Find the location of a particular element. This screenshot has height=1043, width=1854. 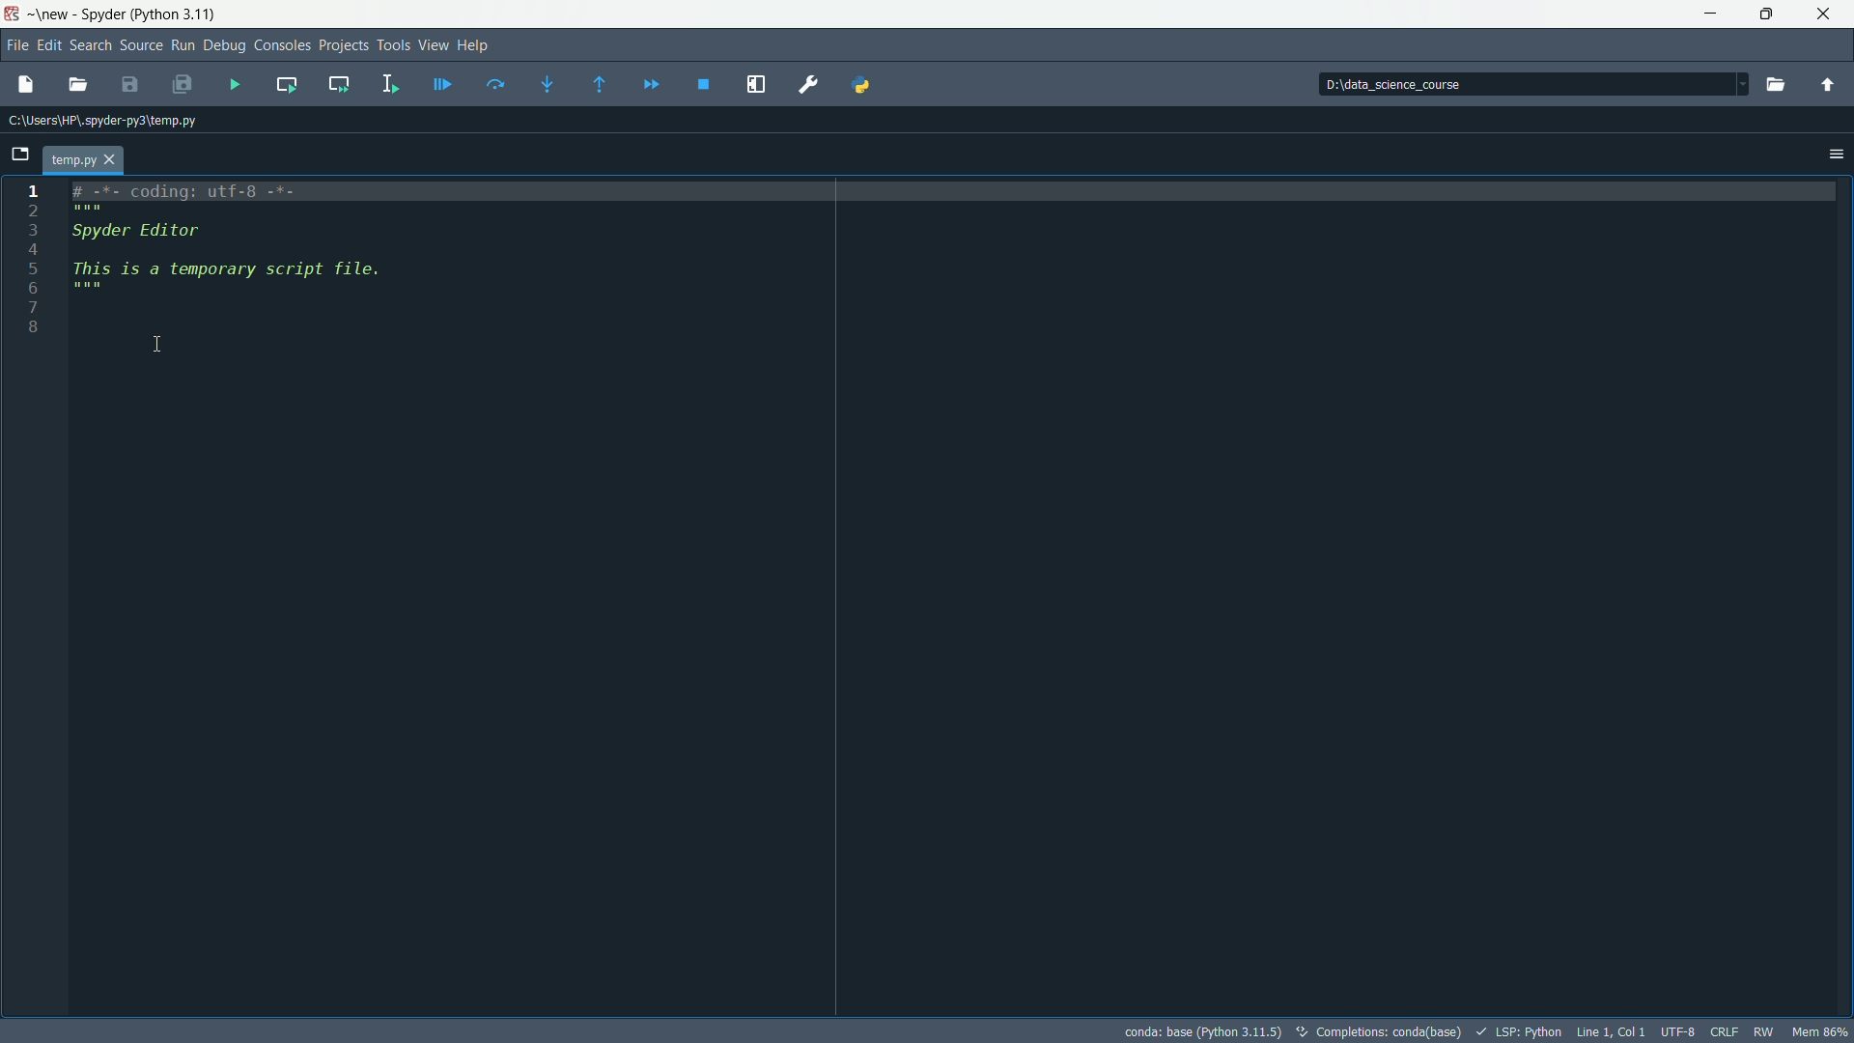

execute current line is located at coordinates (497, 83).